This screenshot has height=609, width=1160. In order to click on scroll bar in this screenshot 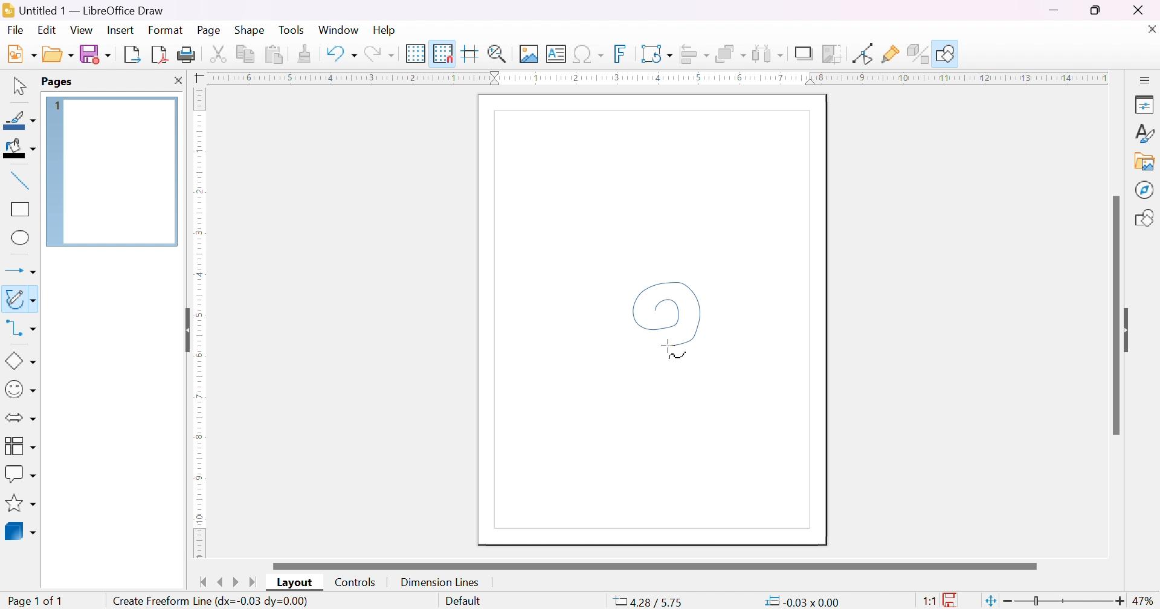, I will do `click(655, 565)`.